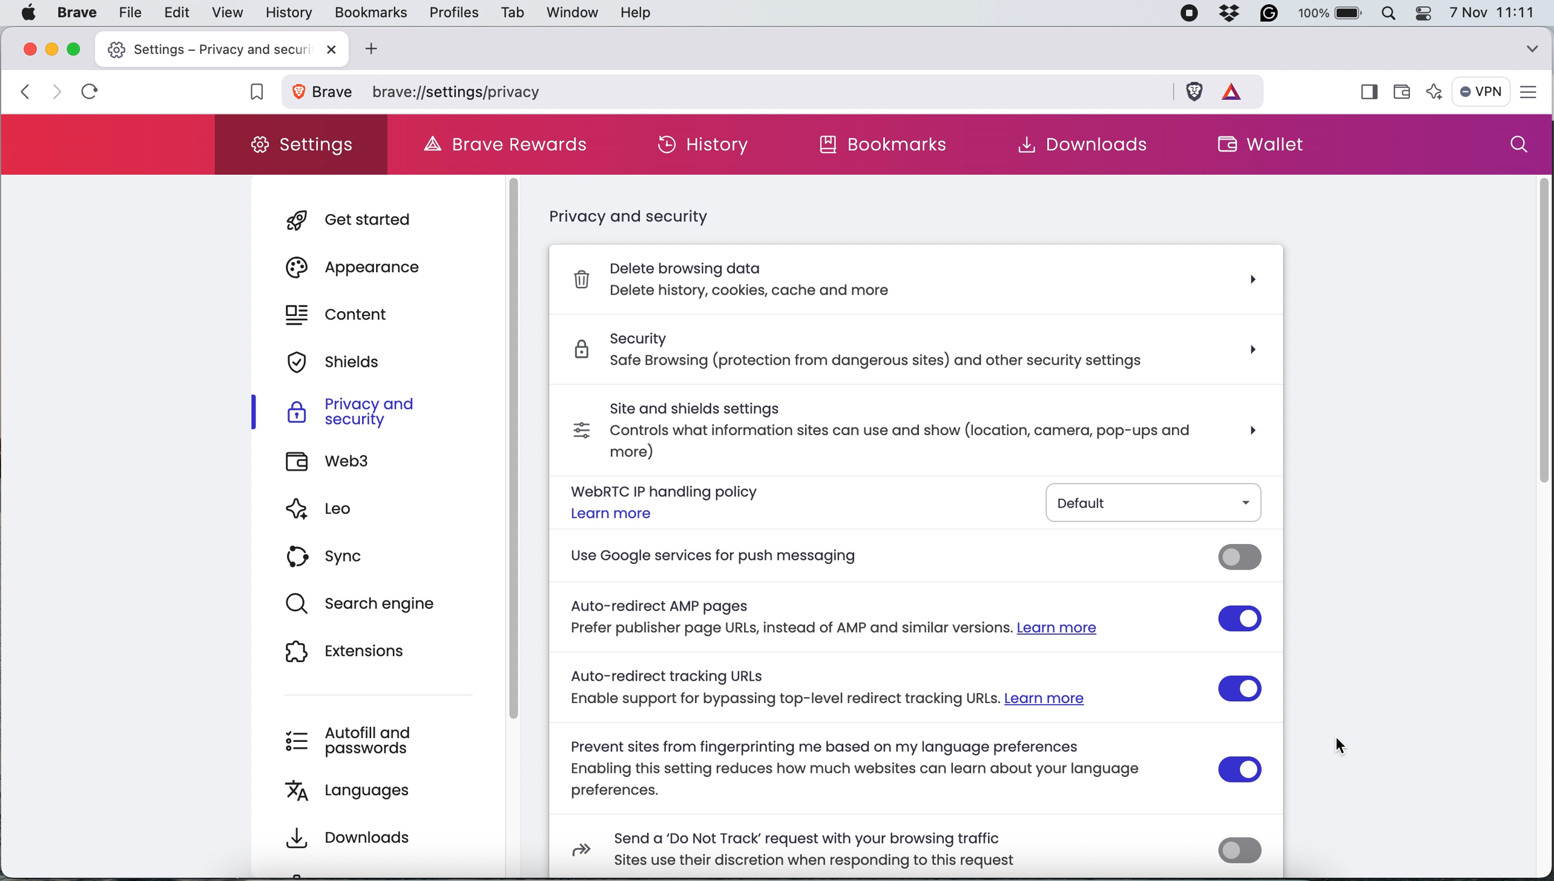 Image resolution: width=1554 pixels, height=881 pixels. What do you see at coordinates (636, 14) in the screenshot?
I see `help` at bounding box center [636, 14].